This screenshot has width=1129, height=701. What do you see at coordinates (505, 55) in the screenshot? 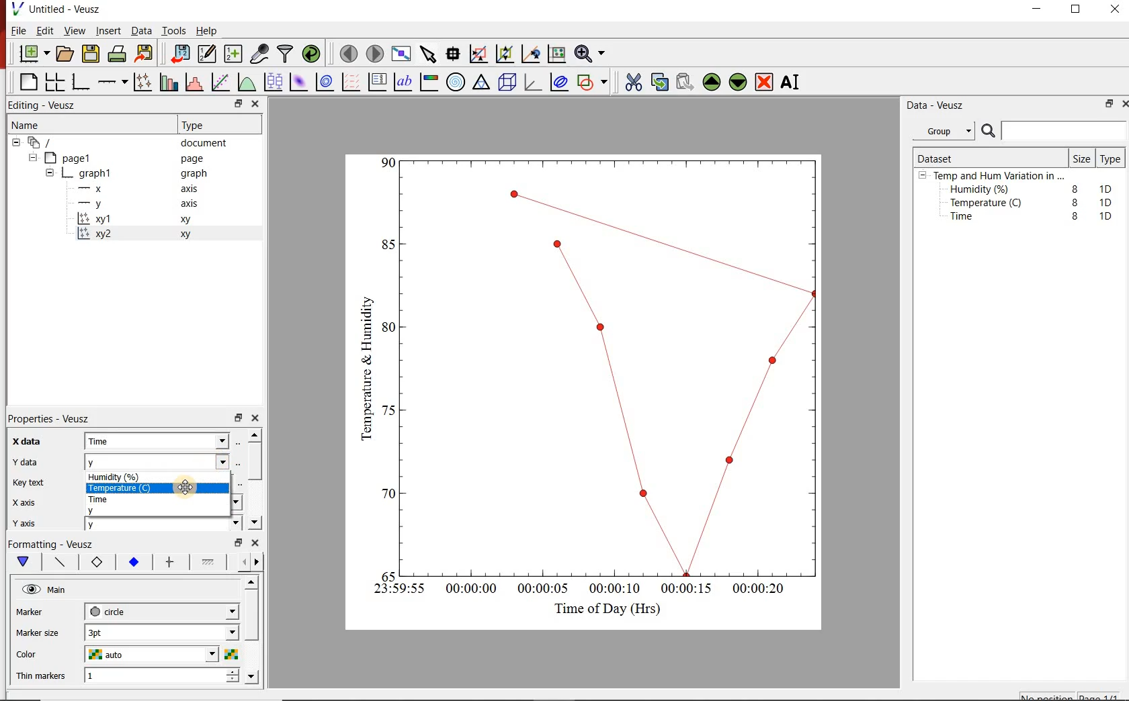
I see `click to zoom out of graph axes` at bounding box center [505, 55].